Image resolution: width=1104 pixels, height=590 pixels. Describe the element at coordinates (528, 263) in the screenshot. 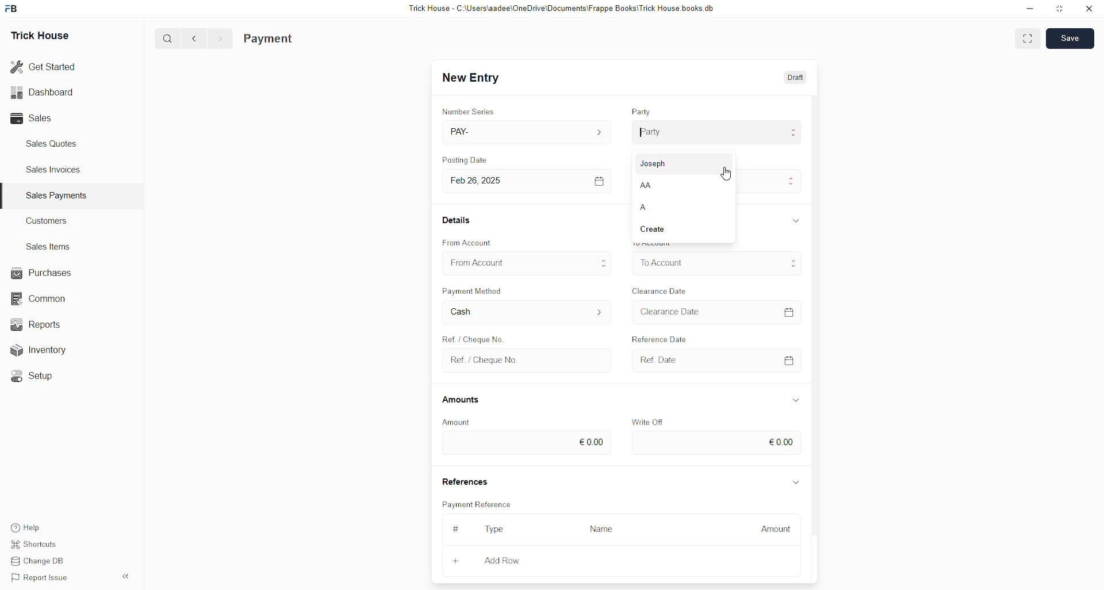

I see `From Account` at that location.